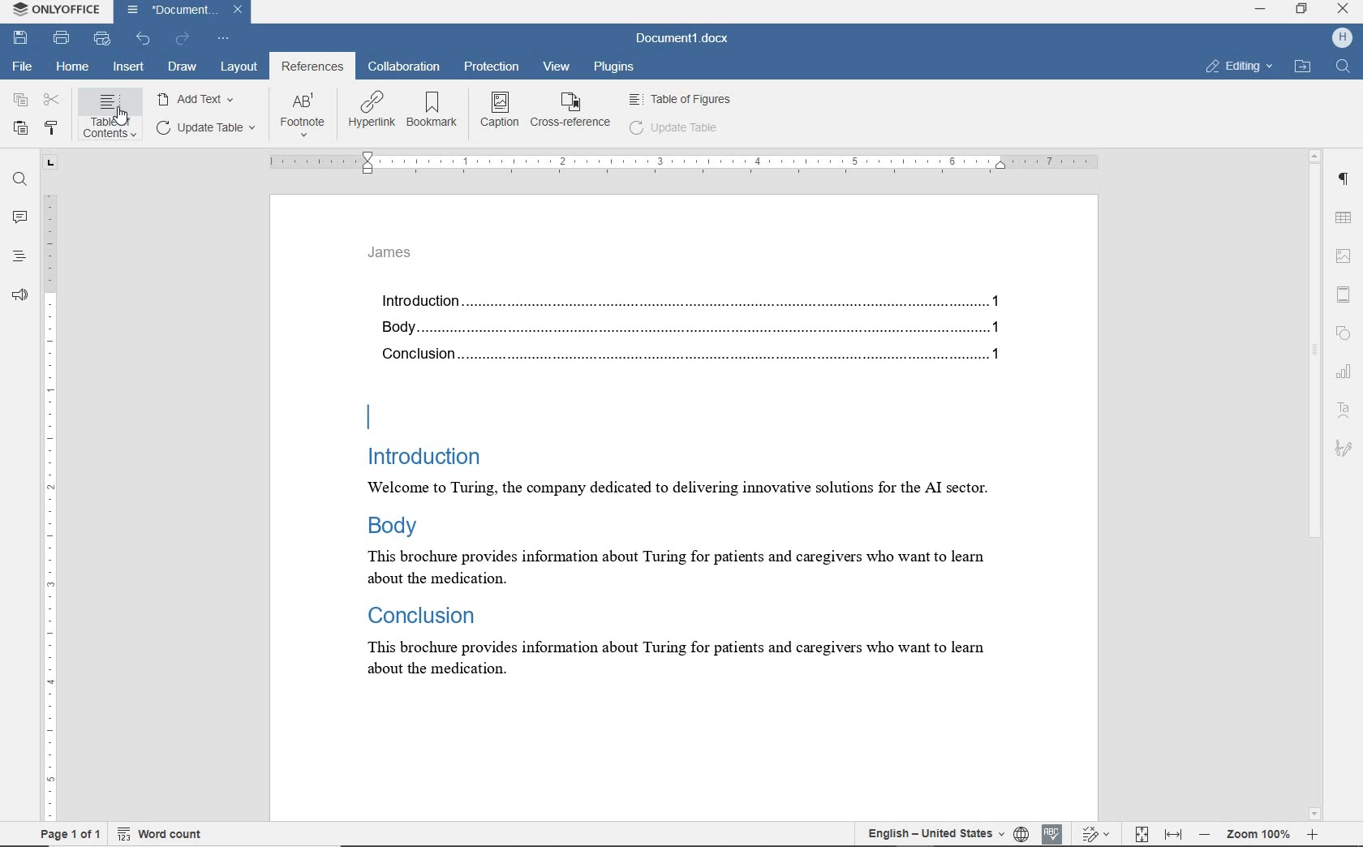  What do you see at coordinates (112, 118) in the screenshot?
I see `table of contents` at bounding box center [112, 118].